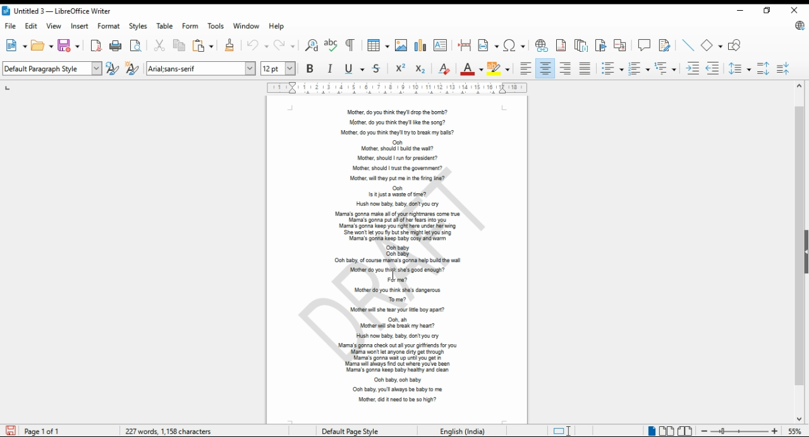  Describe the element at coordinates (170, 429) in the screenshot. I see `document info` at that location.